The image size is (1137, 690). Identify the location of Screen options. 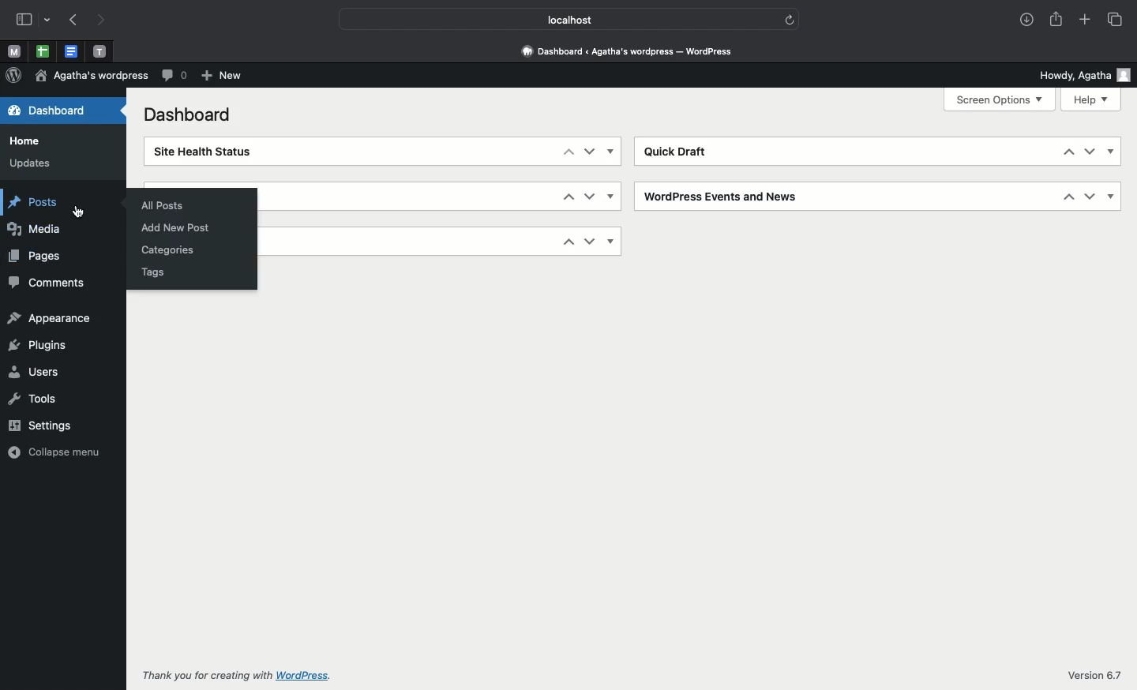
(999, 99).